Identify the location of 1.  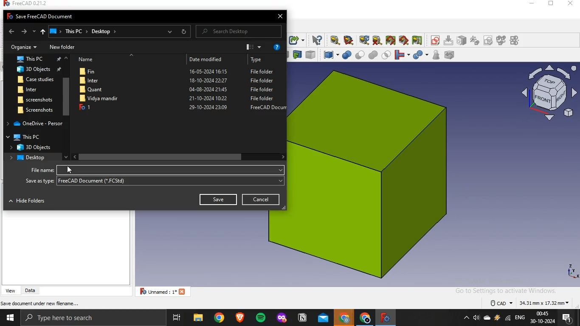
(180, 107).